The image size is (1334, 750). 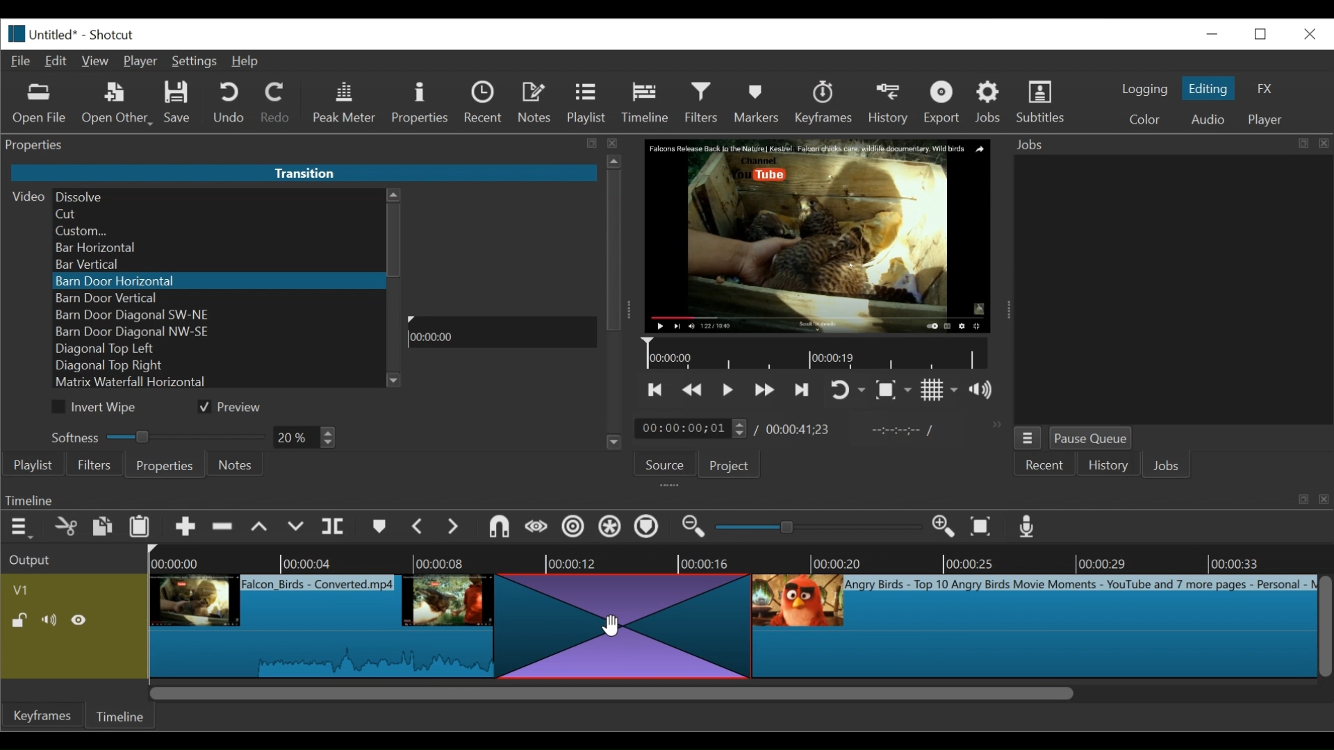 What do you see at coordinates (1025, 526) in the screenshot?
I see `Record audio` at bounding box center [1025, 526].